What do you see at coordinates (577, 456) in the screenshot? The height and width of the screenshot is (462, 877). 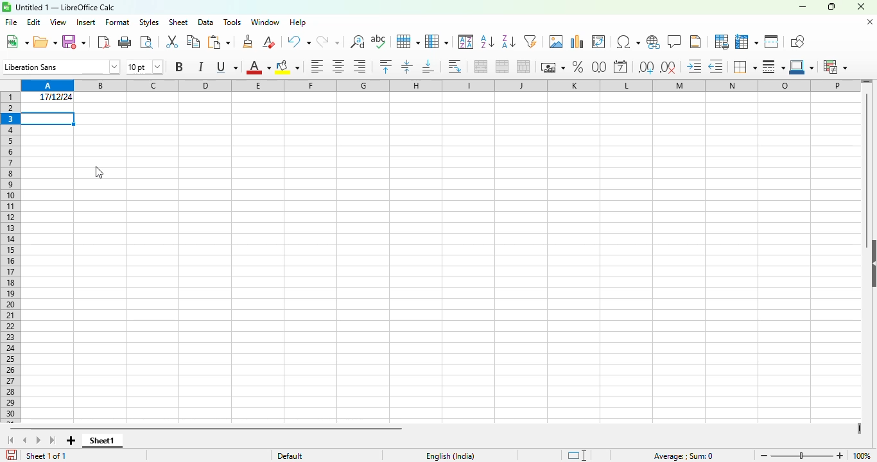 I see `standard selection` at bounding box center [577, 456].